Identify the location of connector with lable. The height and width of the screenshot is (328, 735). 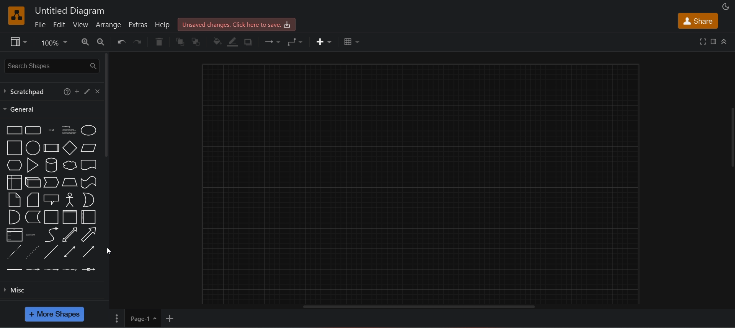
(33, 270).